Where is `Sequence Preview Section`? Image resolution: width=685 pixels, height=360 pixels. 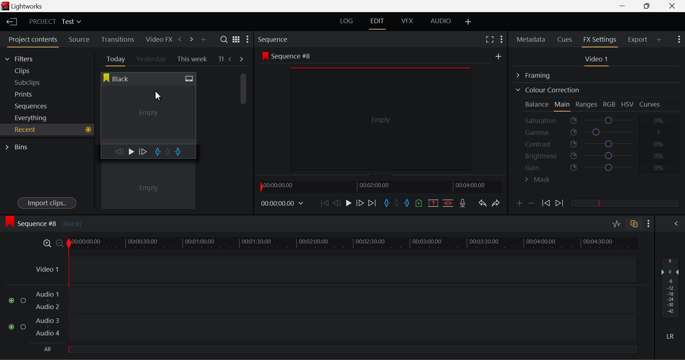
Sequence Preview Section is located at coordinates (275, 40).